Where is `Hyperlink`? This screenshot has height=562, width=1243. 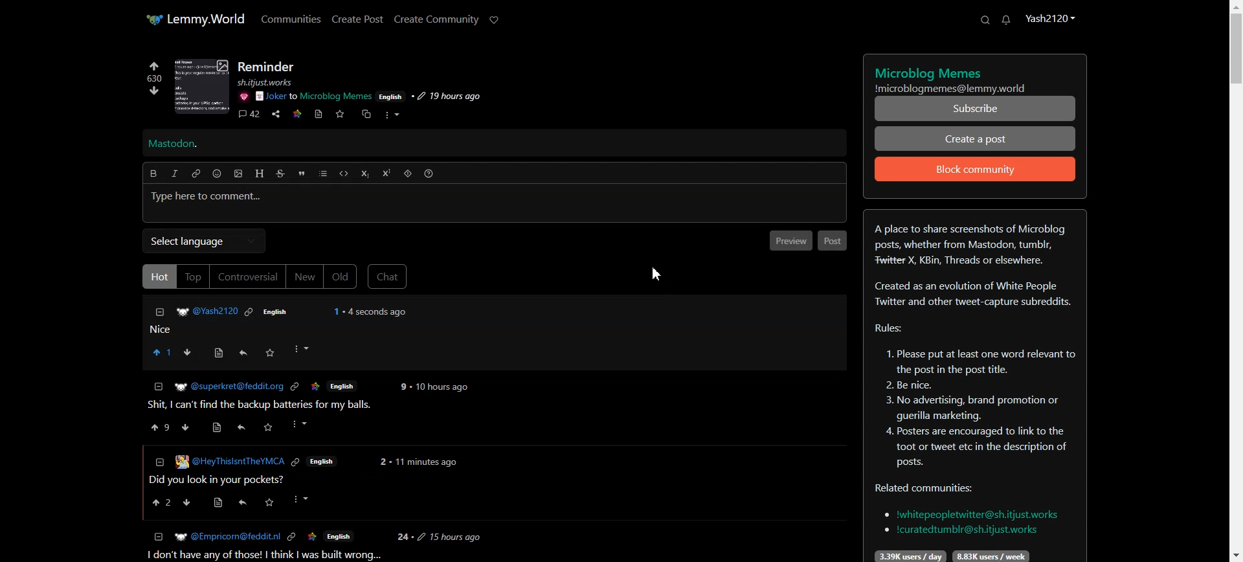
Hyperlink is located at coordinates (196, 174).